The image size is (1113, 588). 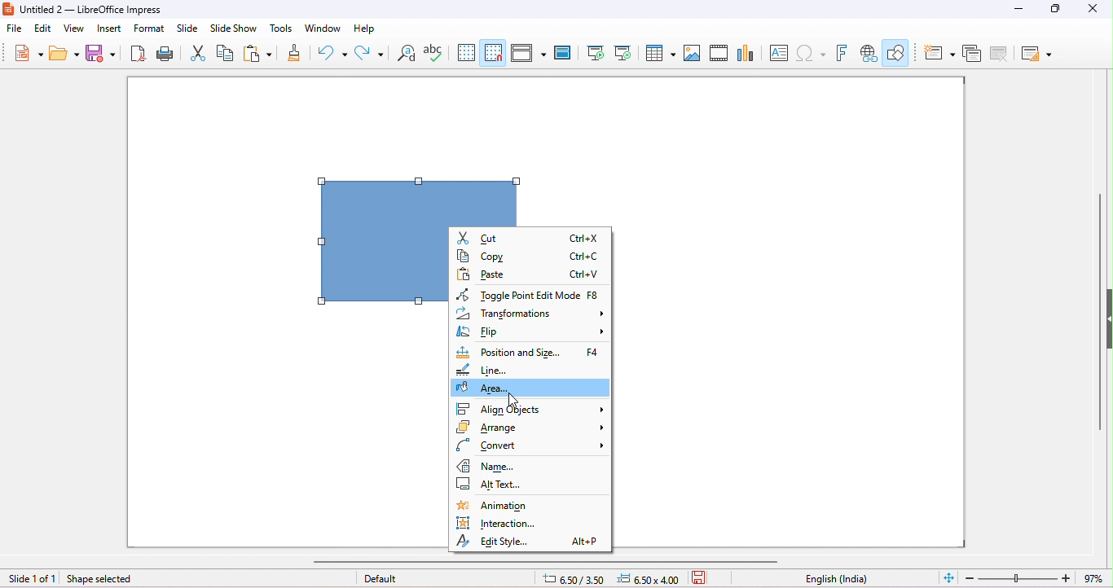 I want to click on cut, so click(x=198, y=52).